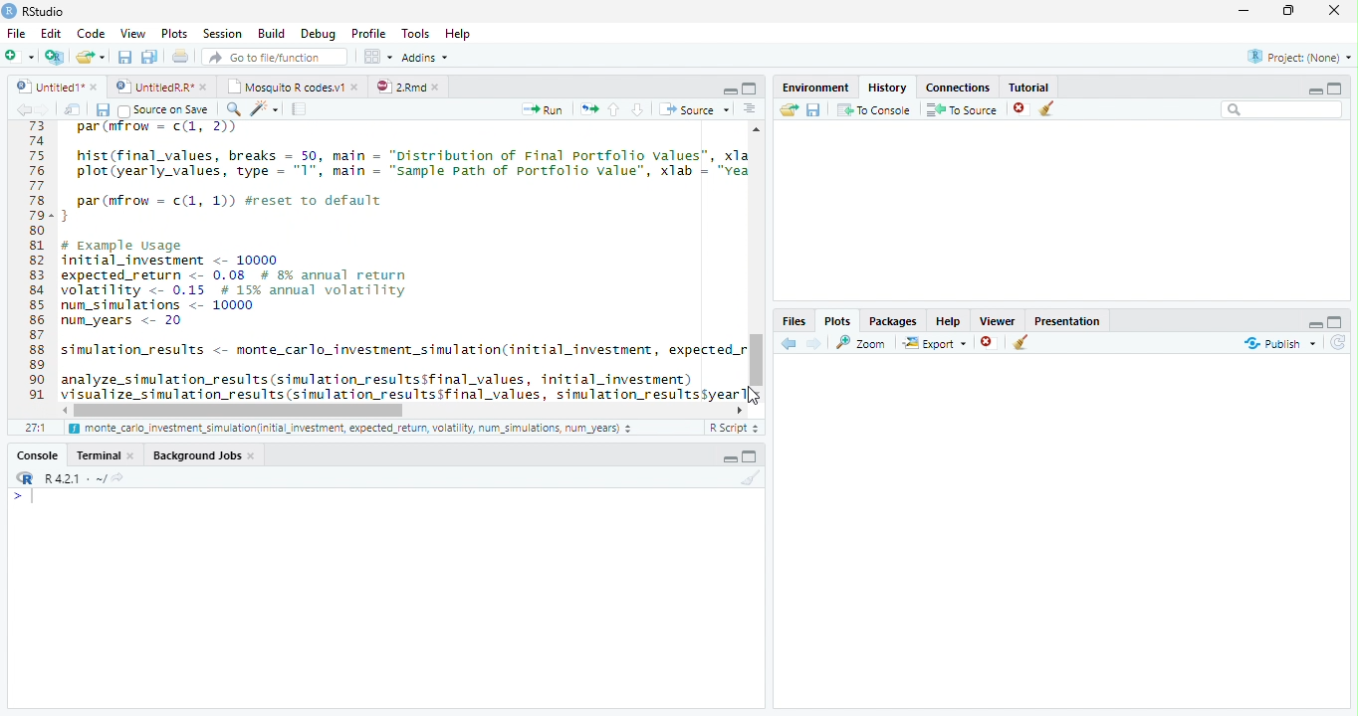 Image resolution: width=1358 pixels, height=716 pixels. What do you see at coordinates (1336, 12) in the screenshot?
I see `Close` at bounding box center [1336, 12].